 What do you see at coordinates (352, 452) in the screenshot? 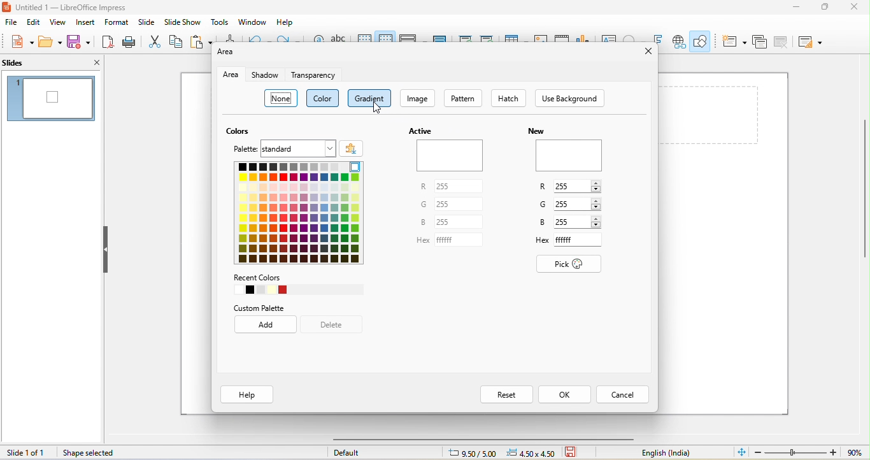
I see `default` at bounding box center [352, 452].